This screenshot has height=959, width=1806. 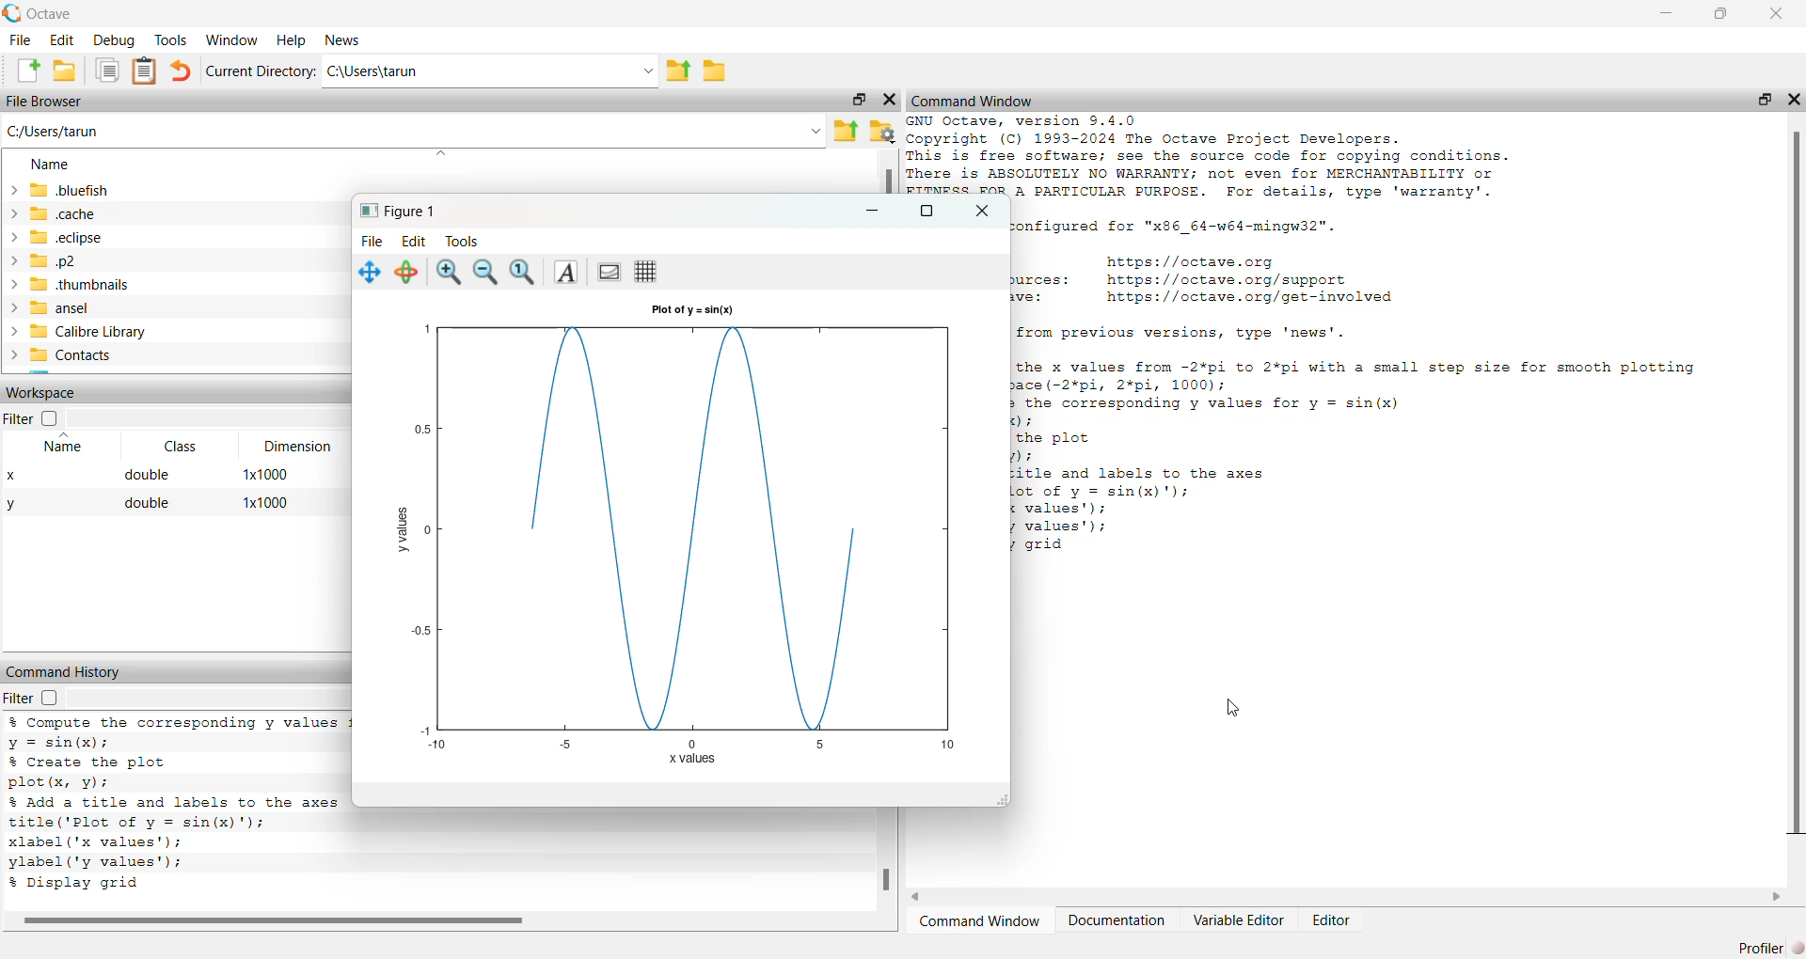 What do you see at coordinates (61, 214) in the screenshot?
I see `.cache` at bounding box center [61, 214].